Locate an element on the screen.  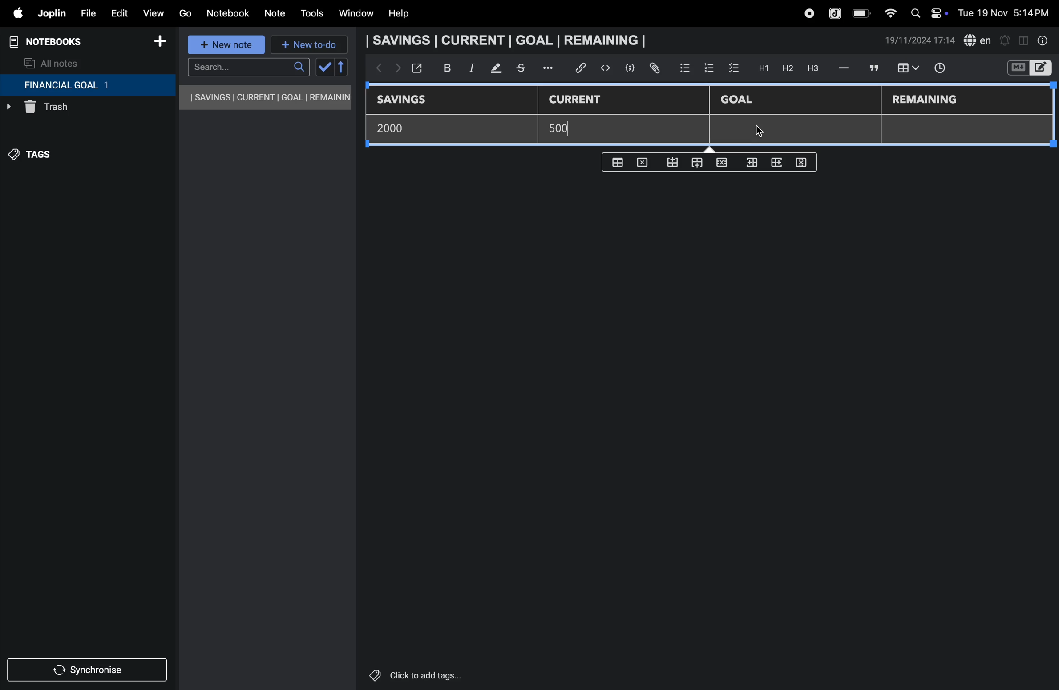
date and time is located at coordinates (920, 40).